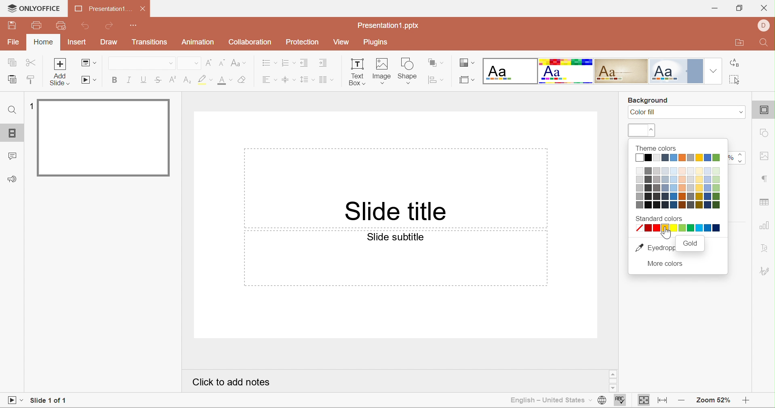 Image resolution: width=775 pixels, height=408 pixels. I want to click on Feedback & Support, so click(13, 179).